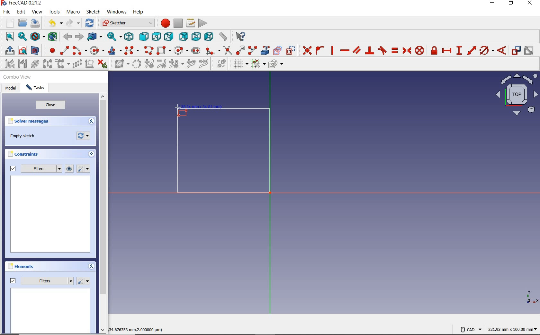 The height and width of the screenshot is (335, 540). I want to click on model, so click(10, 89).